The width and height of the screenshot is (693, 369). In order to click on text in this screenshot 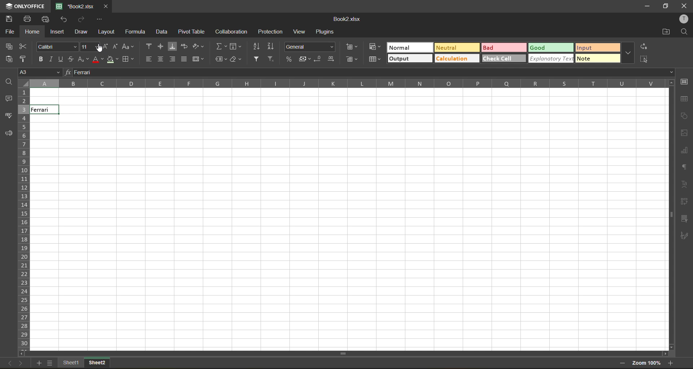, I will do `click(686, 184)`.